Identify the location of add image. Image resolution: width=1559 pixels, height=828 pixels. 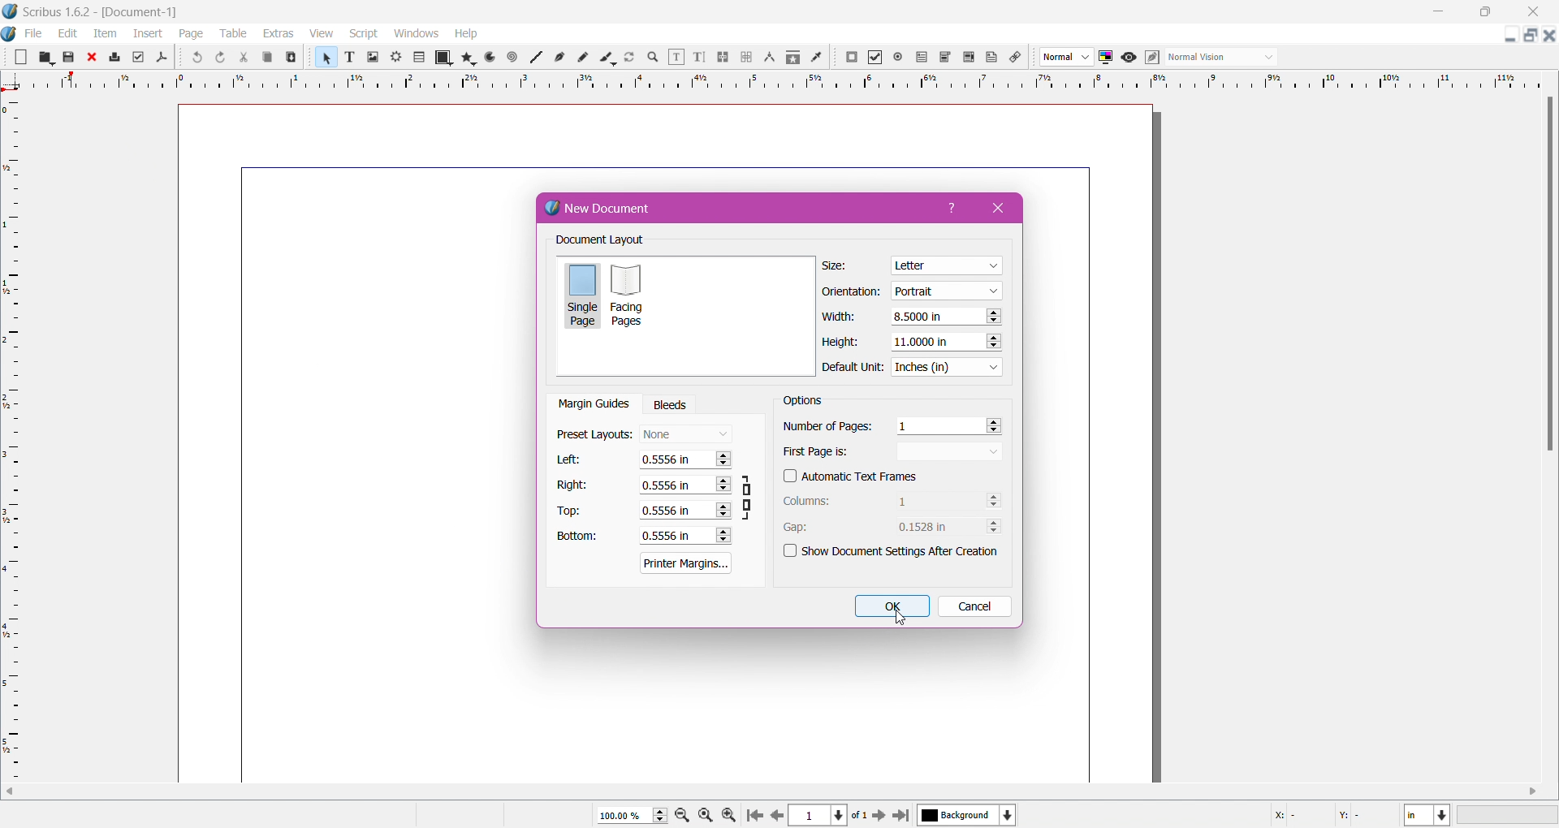
(374, 58).